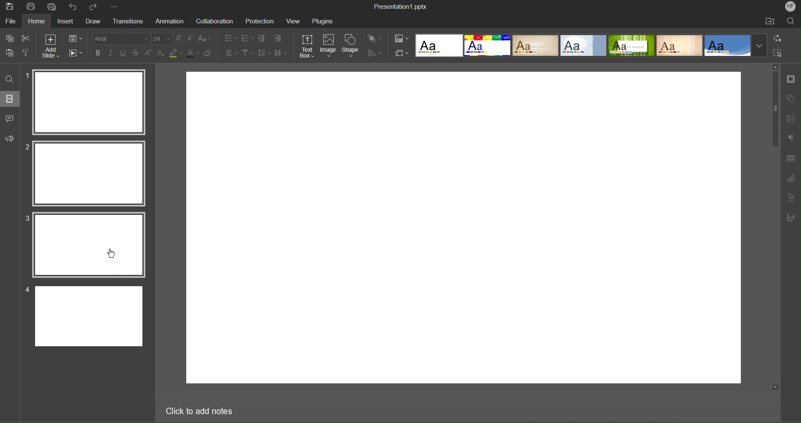 Image resolution: width=801 pixels, height=423 pixels. What do you see at coordinates (136, 53) in the screenshot?
I see `strikethrough` at bounding box center [136, 53].